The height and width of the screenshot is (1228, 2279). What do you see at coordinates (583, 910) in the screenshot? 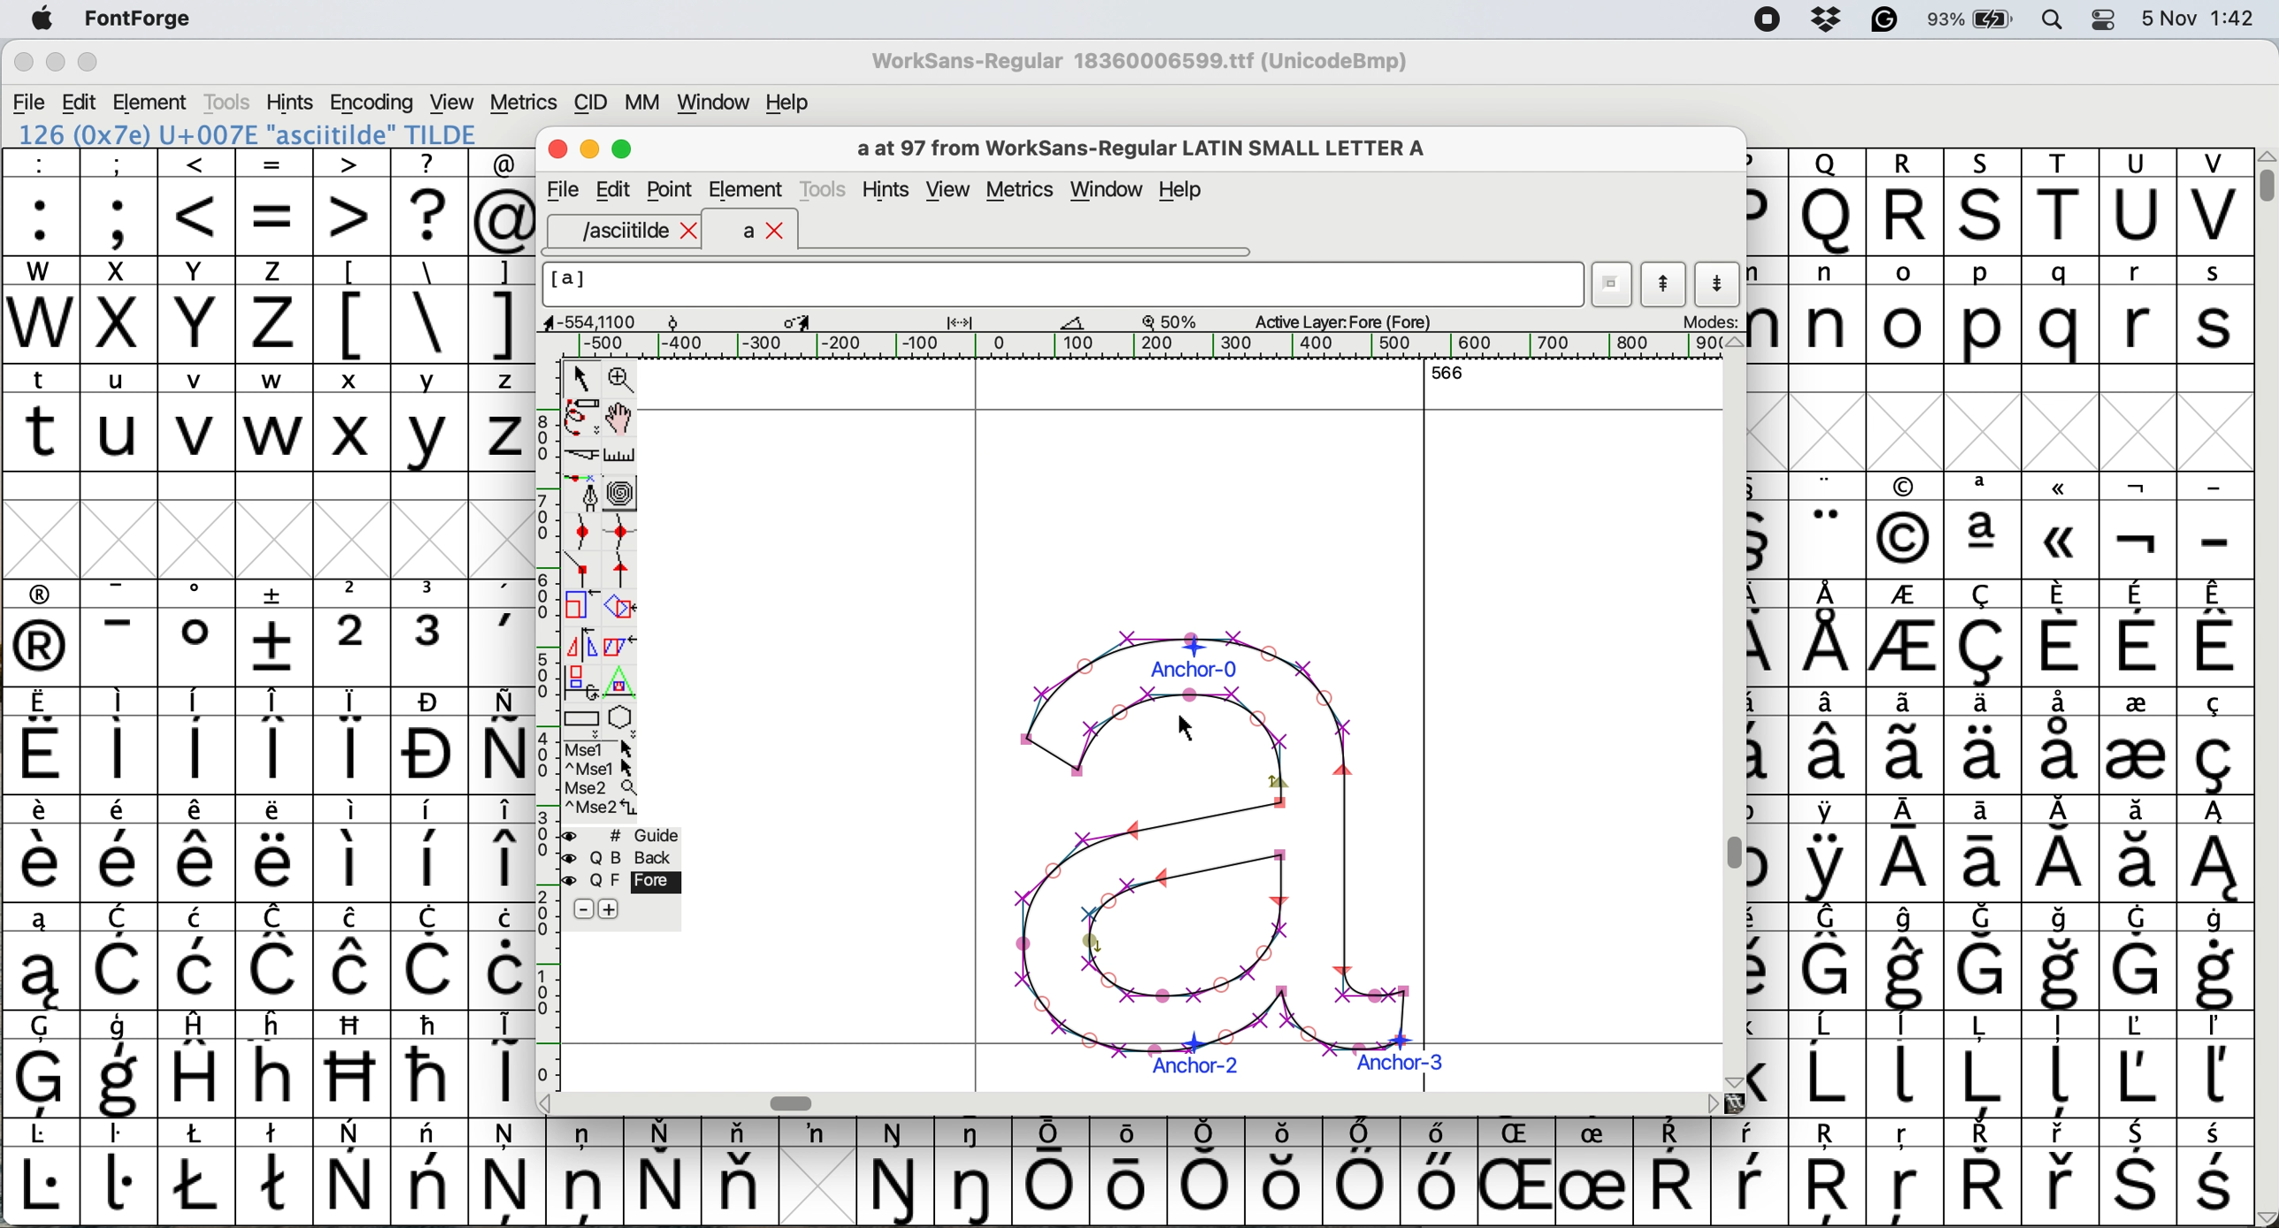
I see `remove` at bounding box center [583, 910].